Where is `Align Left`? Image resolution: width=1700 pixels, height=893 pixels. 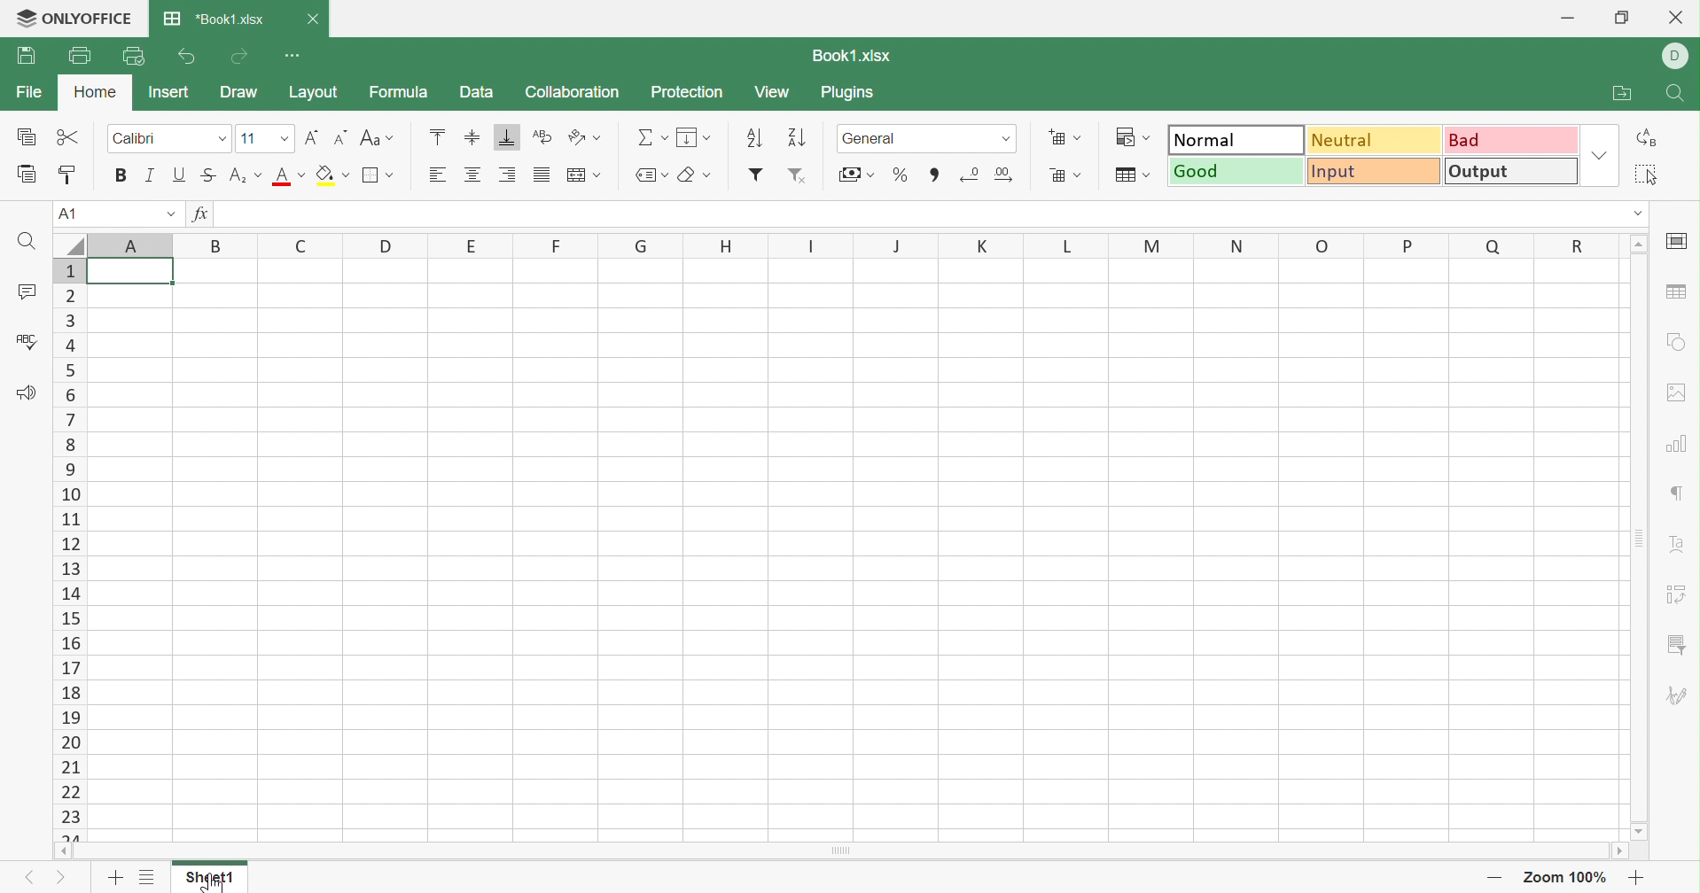
Align Left is located at coordinates (438, 173).